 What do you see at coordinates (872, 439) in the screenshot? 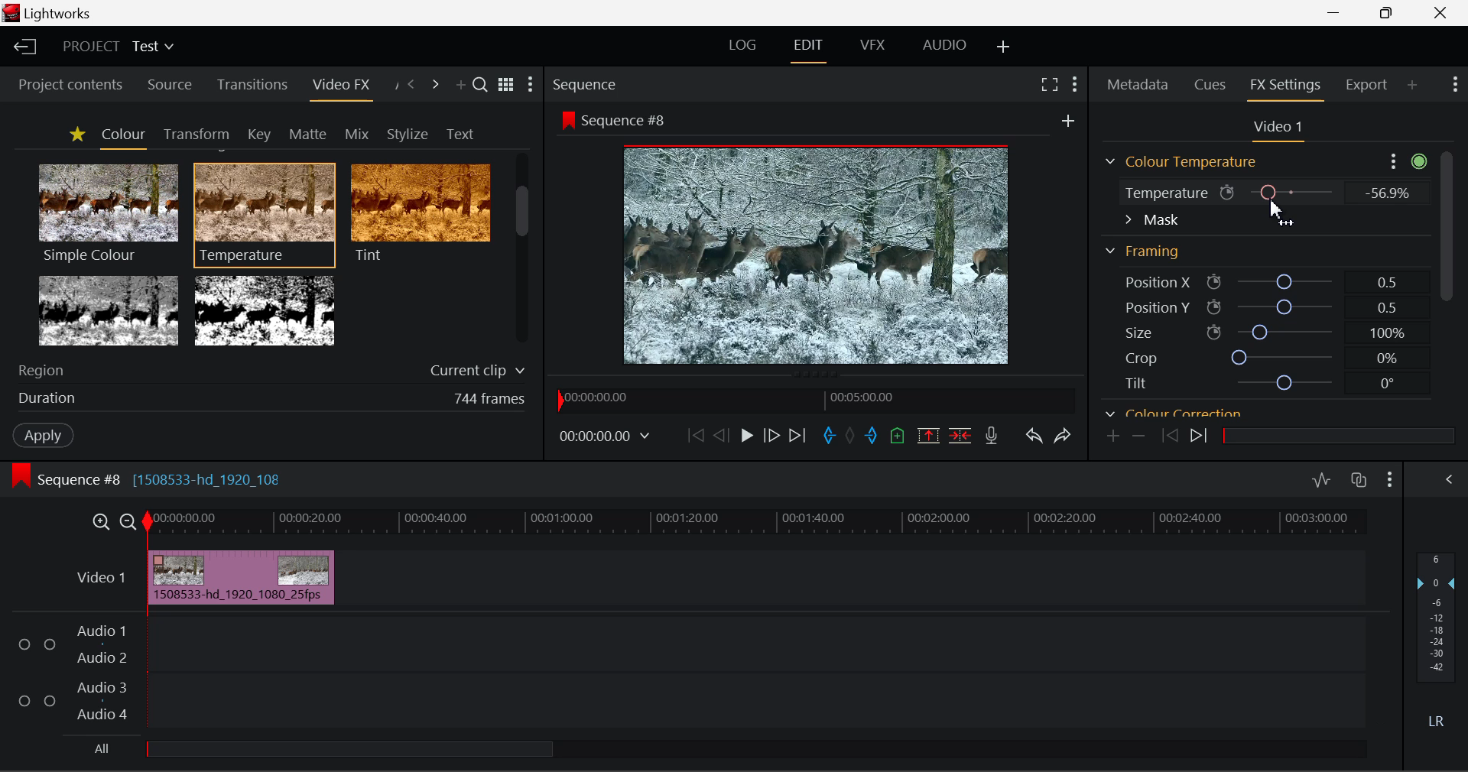
I see `Mark Out` at bounding box center [872, 439].